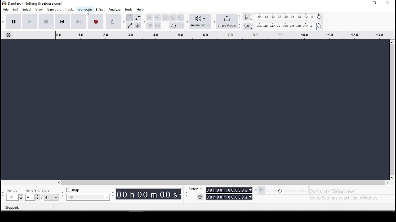  Describe the element at coordinates (229, 22) in the screenshot. I see `share audio` at that location.